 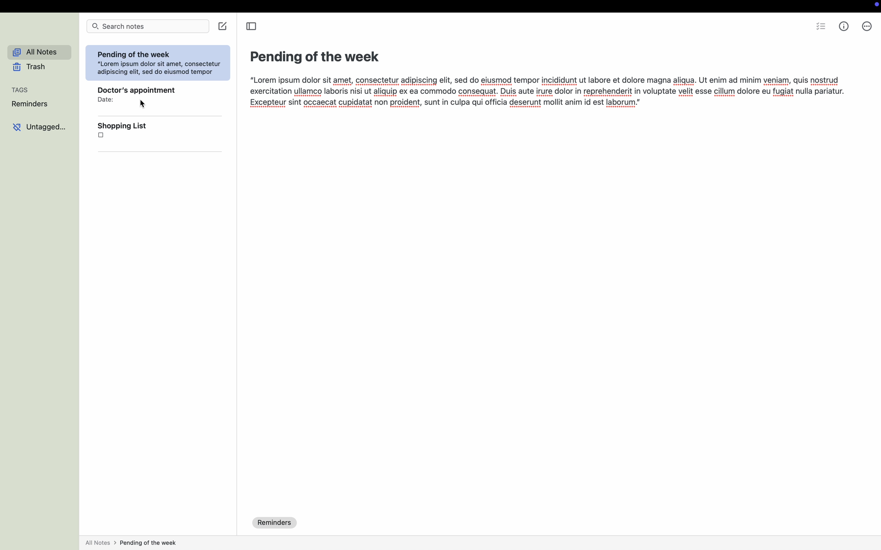 What do you see at coordinates (21, 90) in the screenshot?
I see `tags` at bounding box center [21, 90].